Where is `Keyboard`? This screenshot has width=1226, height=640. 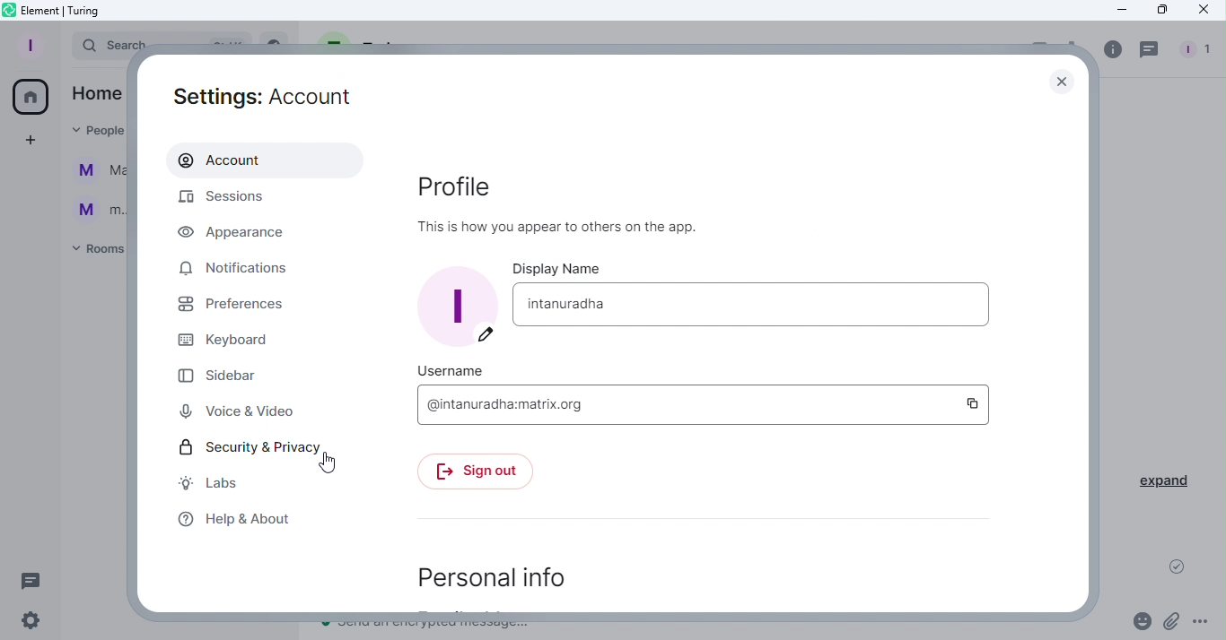
Keyboard is located at coordinates (232, 342).